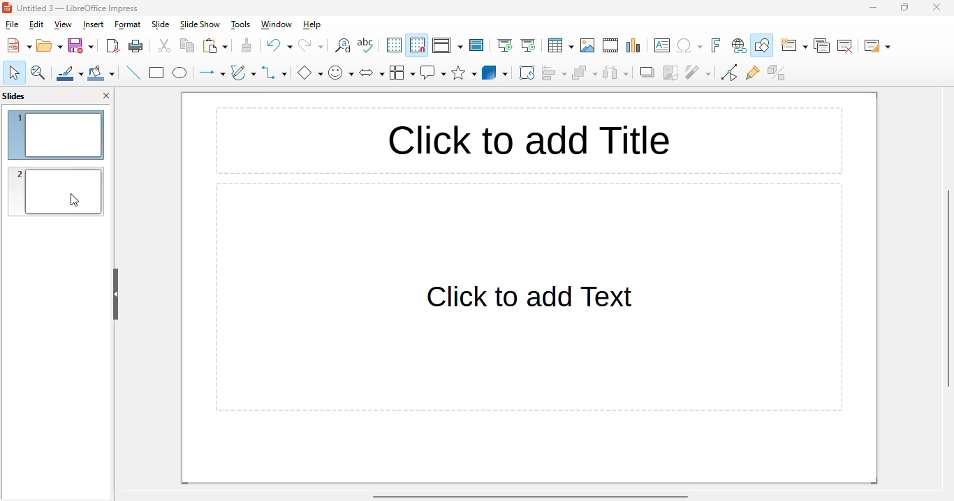 This screenshot has height=501, width=954. What do you see at coordinates (93, 24) in the screenshot?
I see `insert` at bounding box center [93, 24].